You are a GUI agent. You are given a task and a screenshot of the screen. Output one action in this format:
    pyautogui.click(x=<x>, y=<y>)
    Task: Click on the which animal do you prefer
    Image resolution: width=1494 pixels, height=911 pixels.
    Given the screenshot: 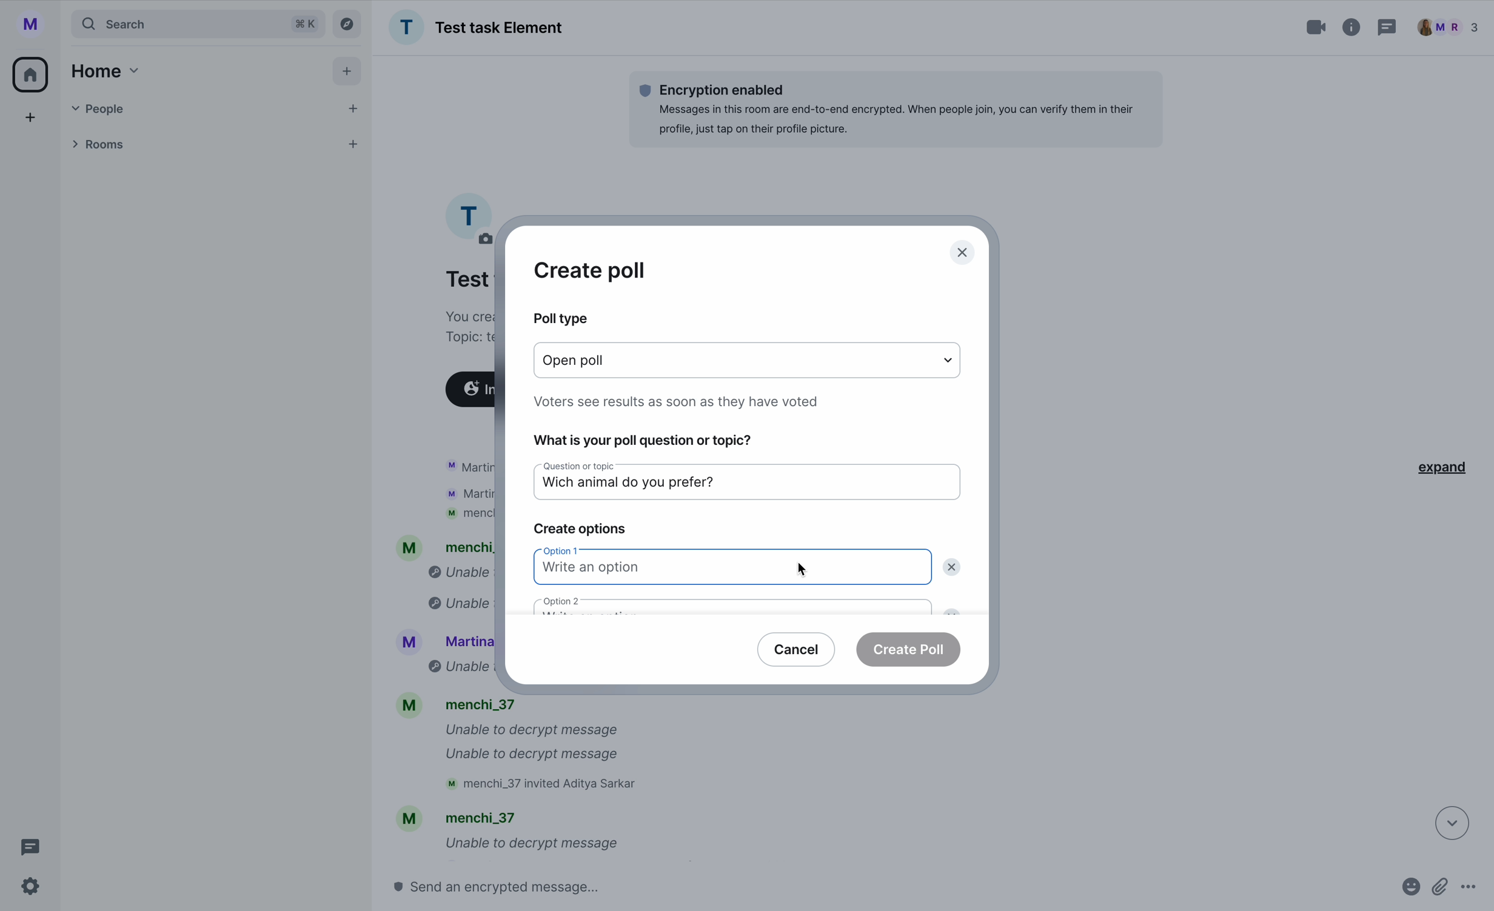 What is the action you would take?
    pyautogui.click(x=685, y=486)
    